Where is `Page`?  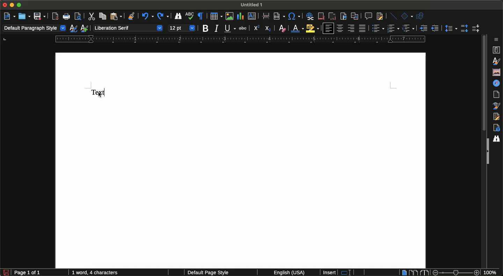 Page is located at coordinates (498, 95).